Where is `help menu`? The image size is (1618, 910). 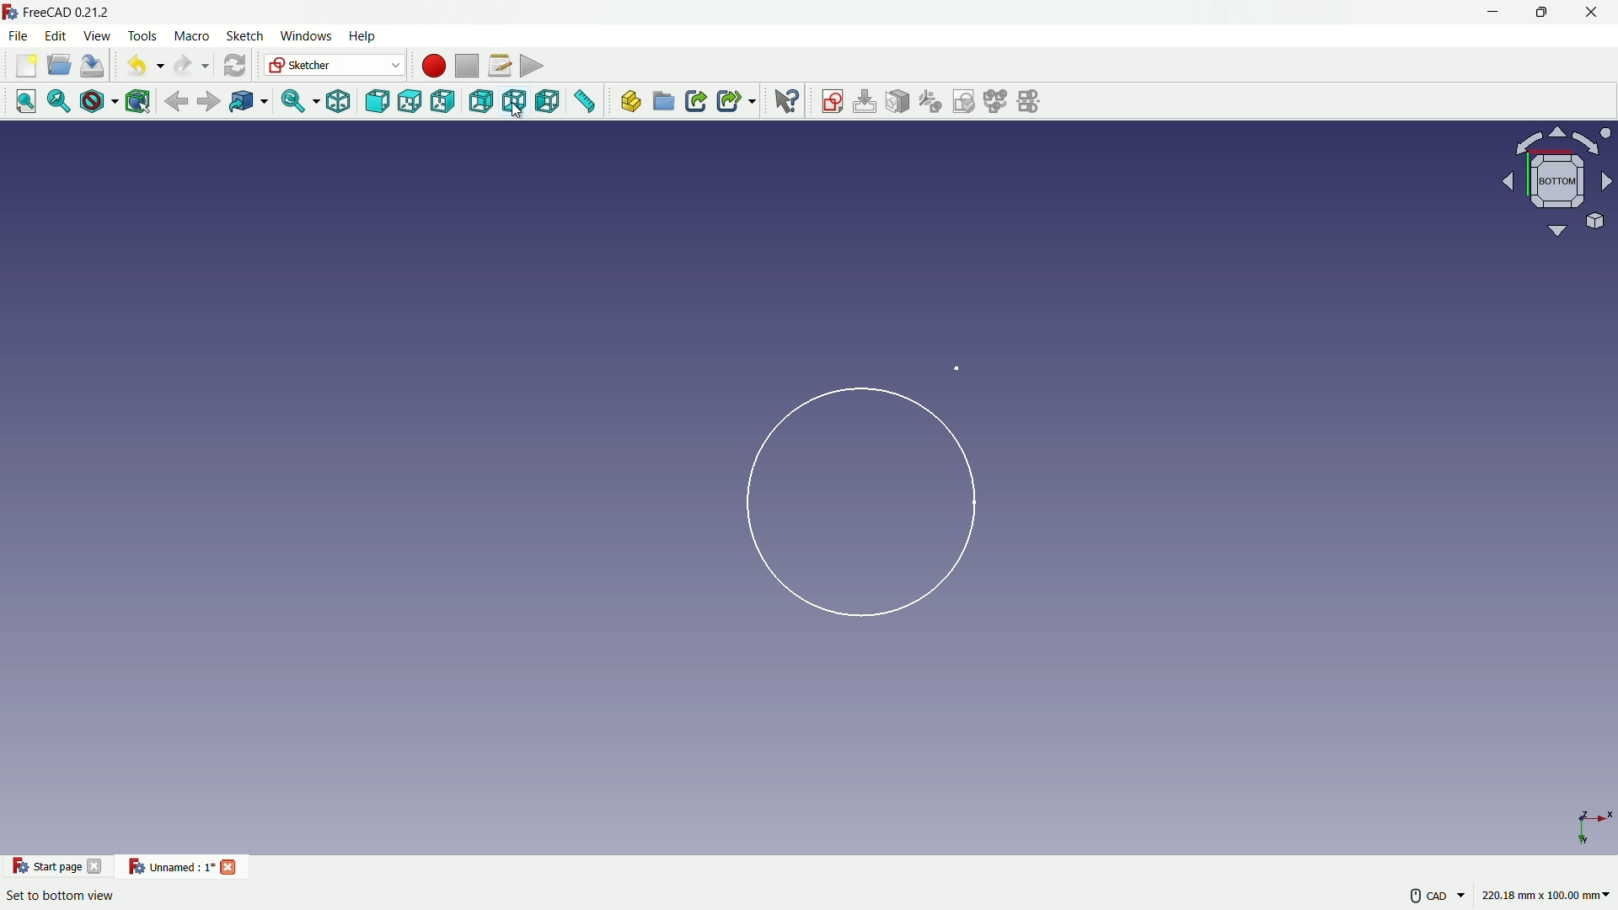 help menu is located at coordinates (363, 37).